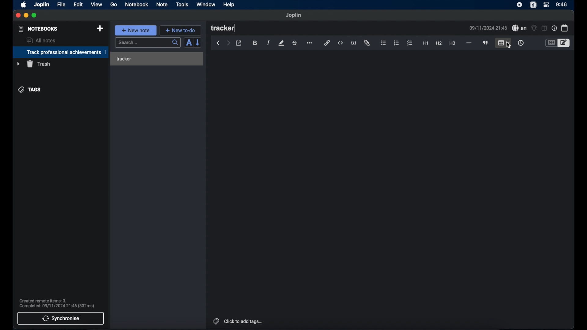 This screenshot has width=587, height=330. What do you see at coordinates (205, 4) in the screenshot?
I see `window` at bounding box center [205, 4].